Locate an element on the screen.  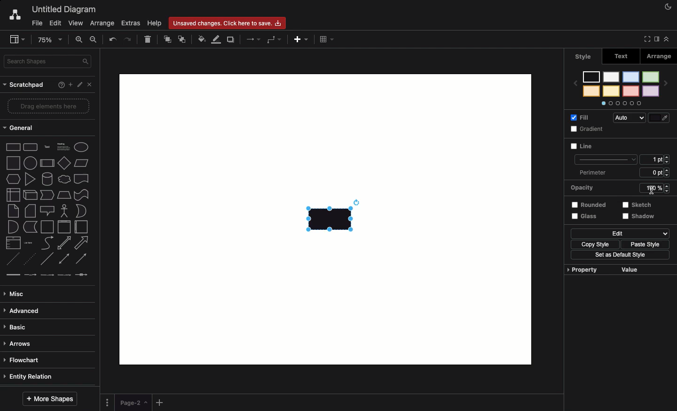
Parallelogram is located at coordinates (80, 162).